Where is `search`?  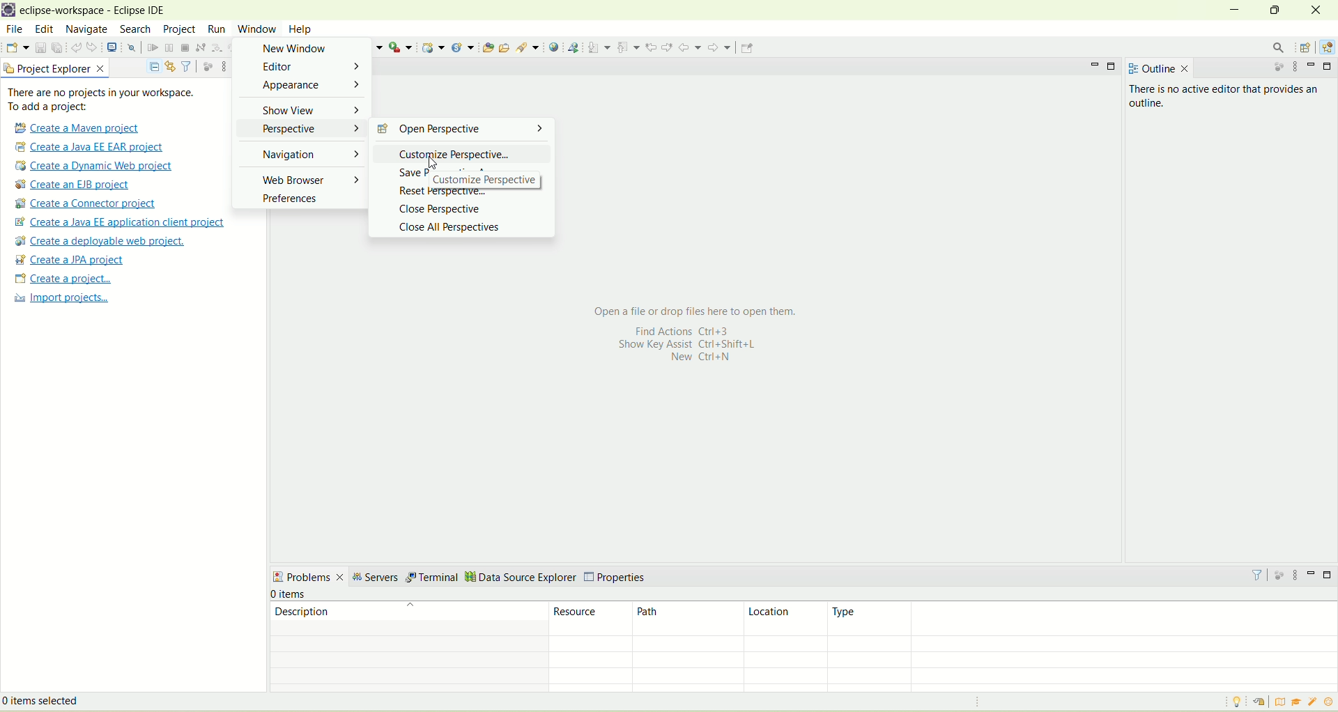 search is located at coordinates (132, 30).